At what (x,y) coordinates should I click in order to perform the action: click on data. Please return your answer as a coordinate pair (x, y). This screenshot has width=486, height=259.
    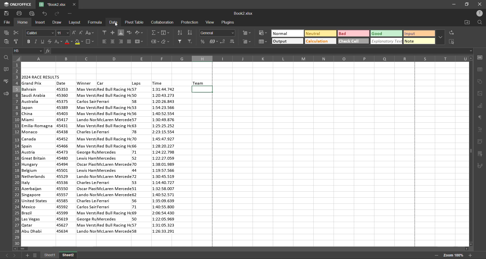
    Looking at the image, I should click on (113, 23).